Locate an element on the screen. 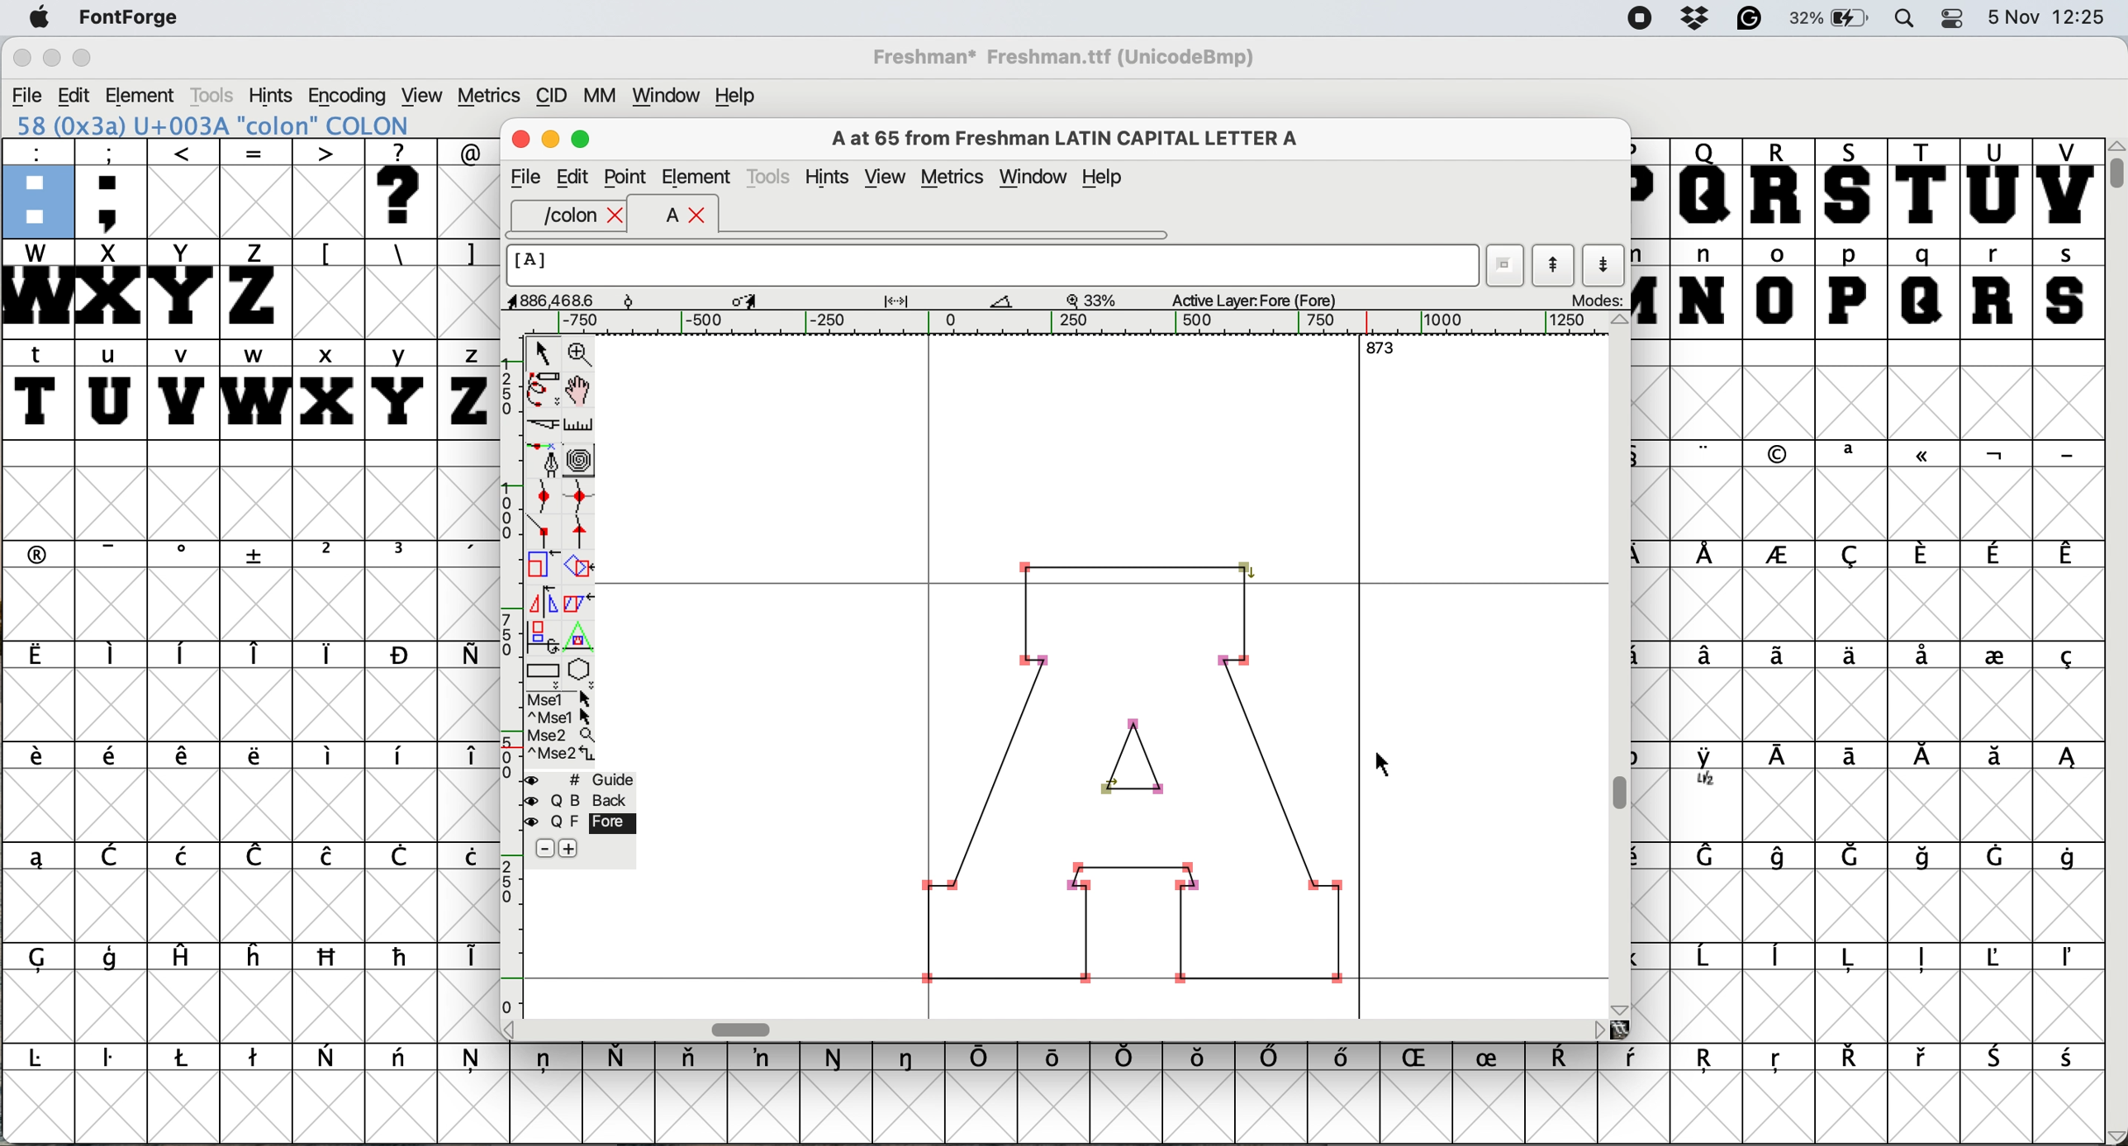 This screenshot has height=1146, width=2128. guide is located at coordinates (577, 778).